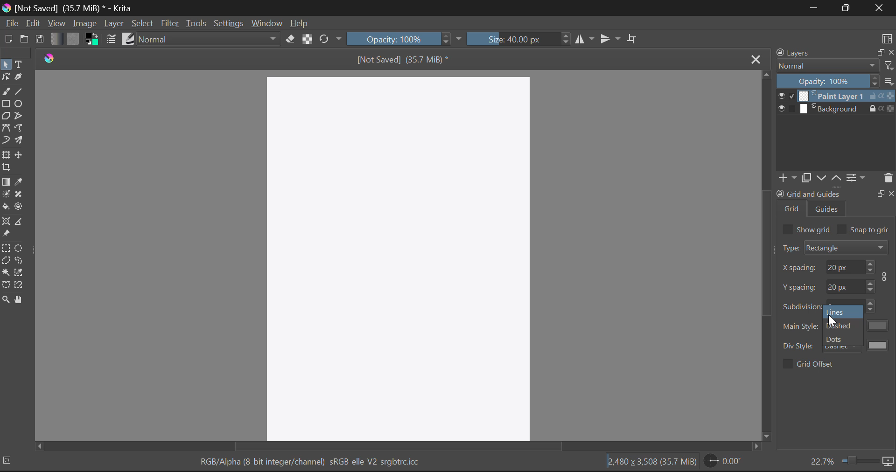 This screenshot has height=472, width=896. What do you see at coordinates (143, 24) in the screenshot?
I see `Select` at bounding box center [143, 24].